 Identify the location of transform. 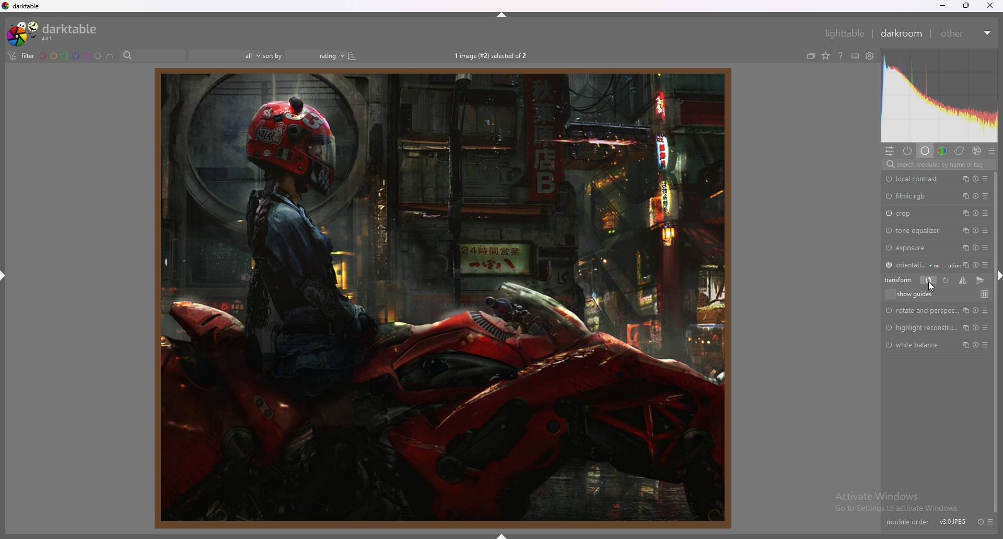
(899, 280).